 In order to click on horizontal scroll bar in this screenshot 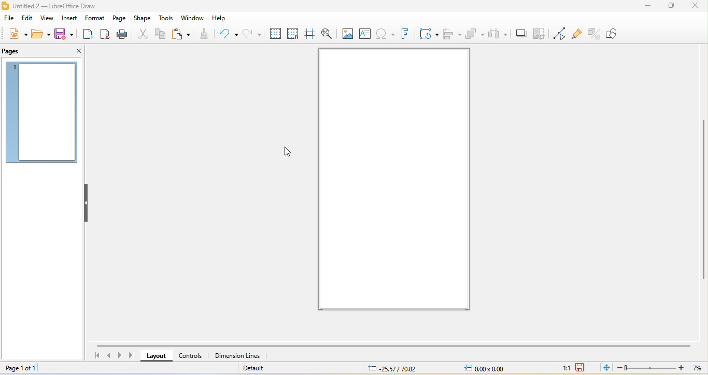, I will do `click(395, 344)`.